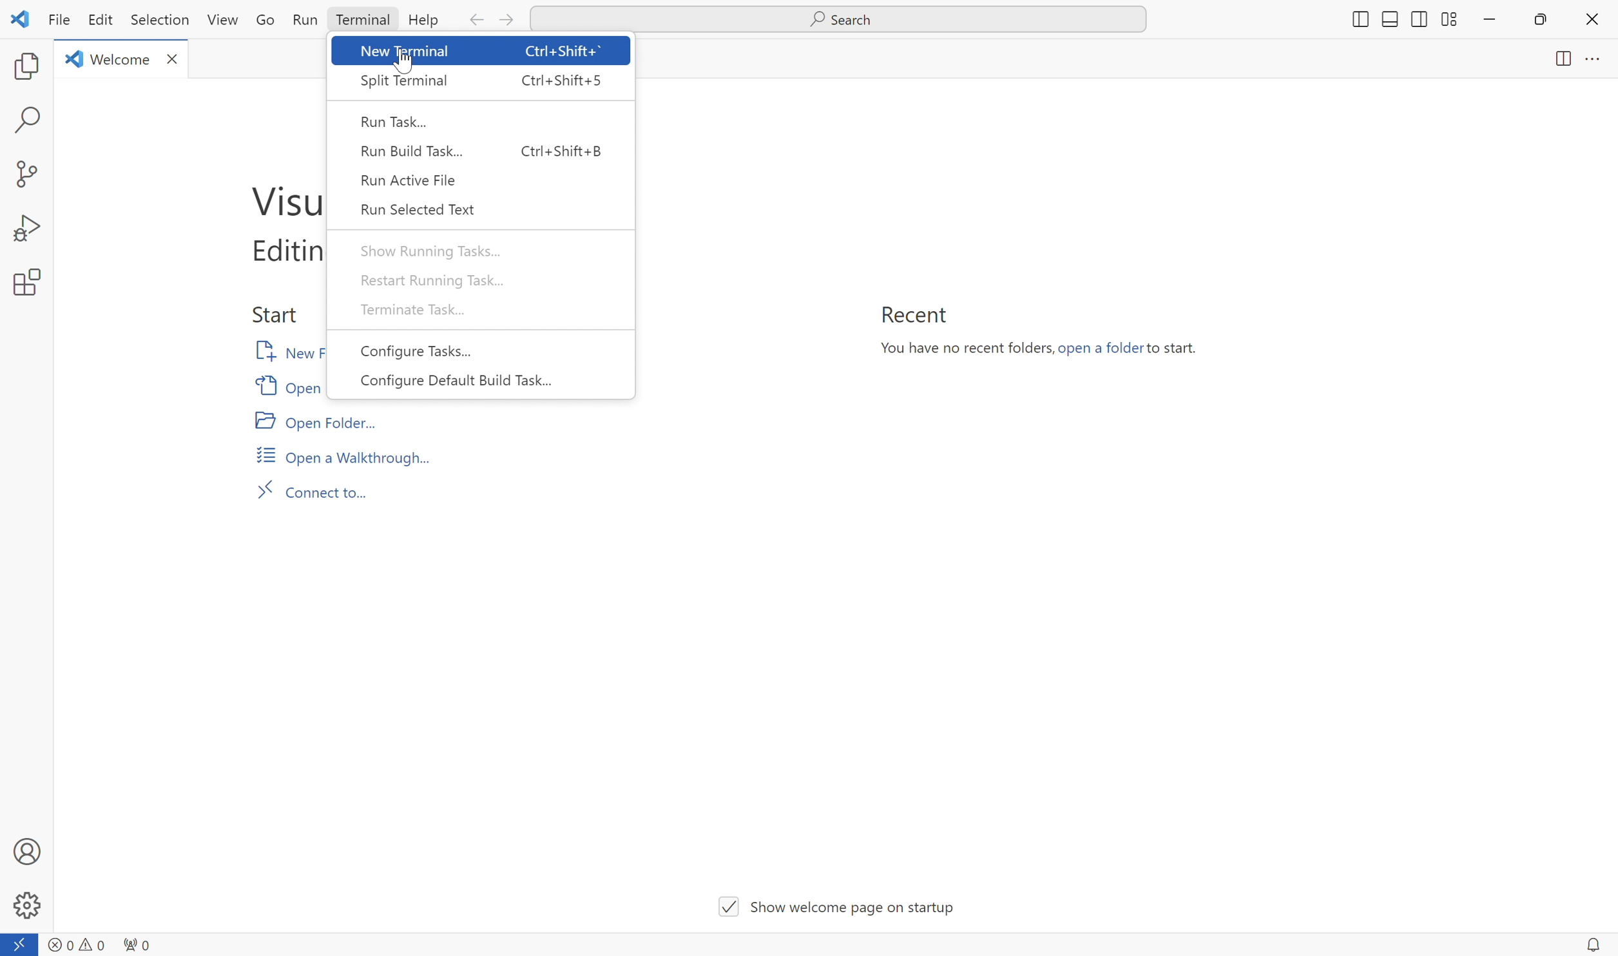  Describe the element at coordinates (1593, 61) in the screenshot. I see `more options` at that location.